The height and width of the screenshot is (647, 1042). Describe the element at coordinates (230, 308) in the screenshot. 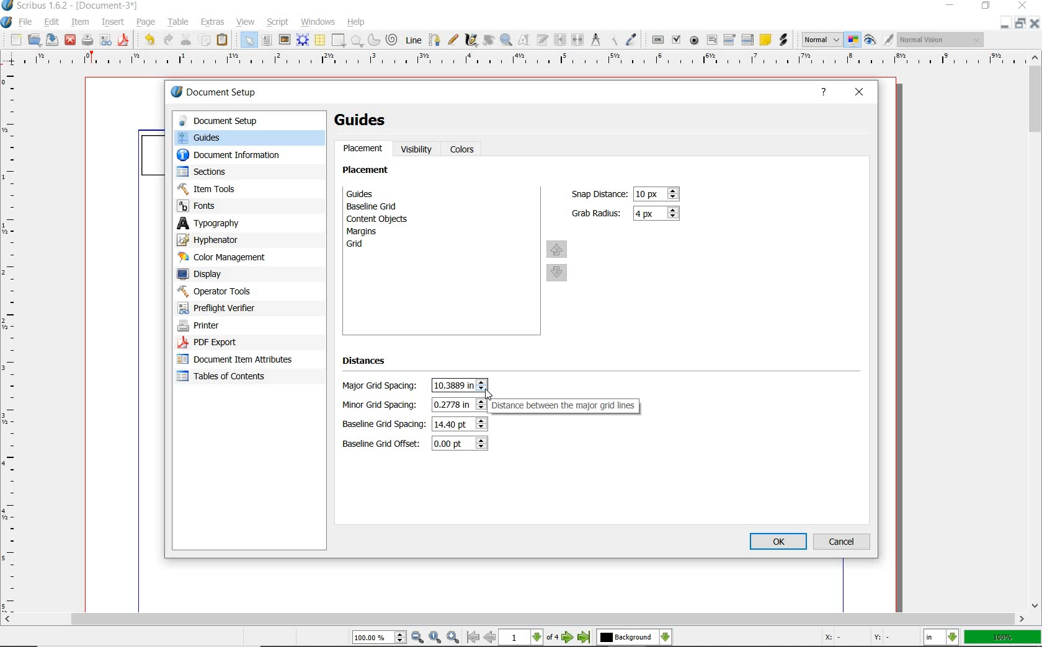

I see `preflight verifier` at that location.